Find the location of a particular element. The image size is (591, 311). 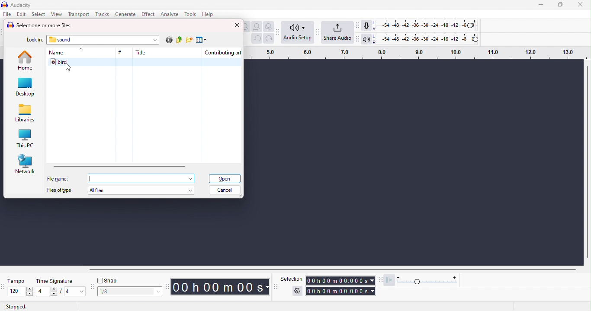

this PC is located at coordinates (25, 139).